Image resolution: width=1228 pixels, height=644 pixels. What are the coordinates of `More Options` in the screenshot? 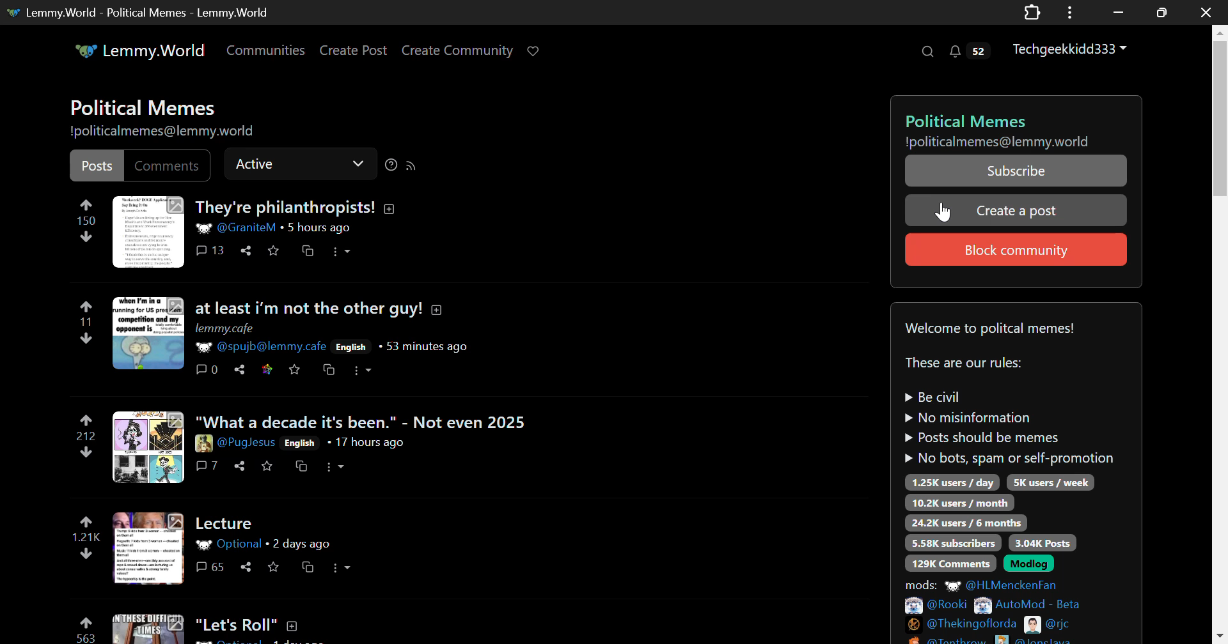 It's located at (362, 371).